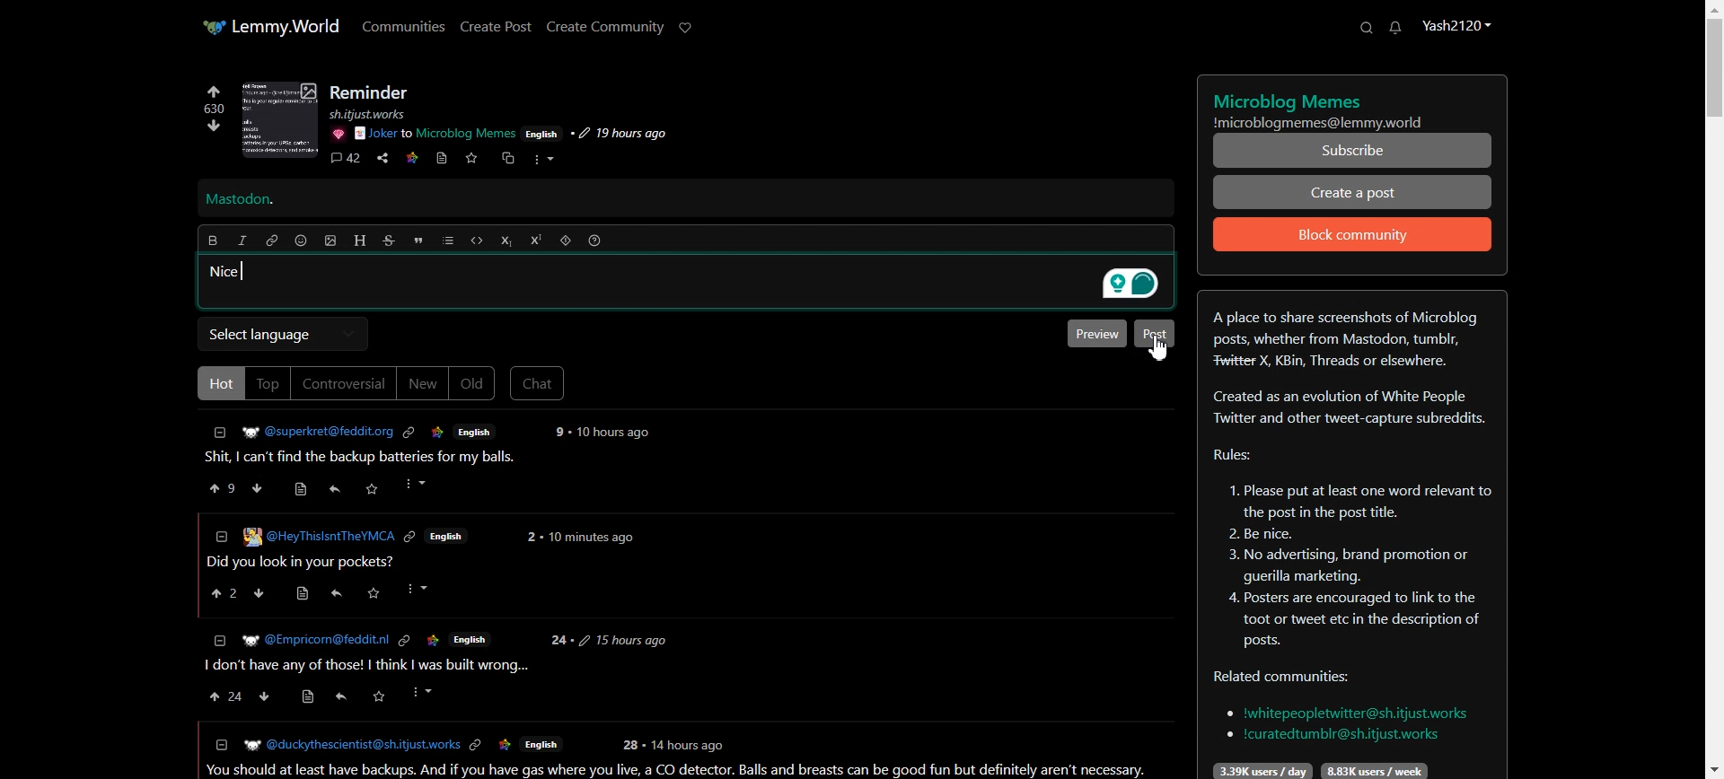 The image size is (1724, 779). Describe the element at coordinates (1157, 348) in the screenshot. I see `Cursor` at that location.